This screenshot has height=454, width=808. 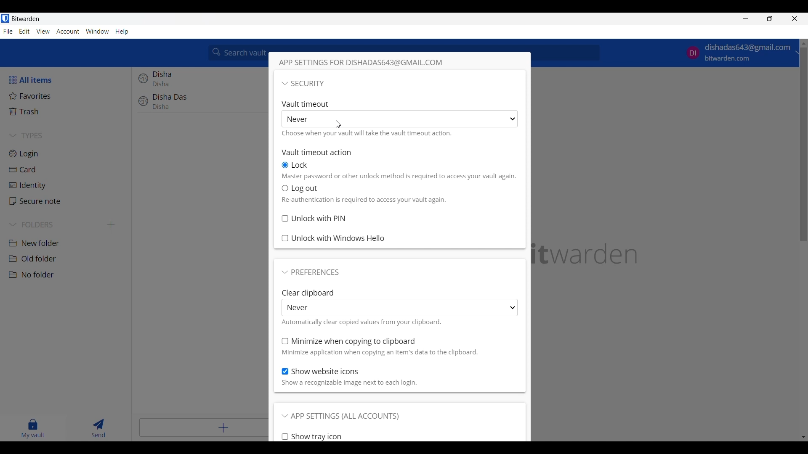 I want to click on cursor, so click(x=339, y=124).